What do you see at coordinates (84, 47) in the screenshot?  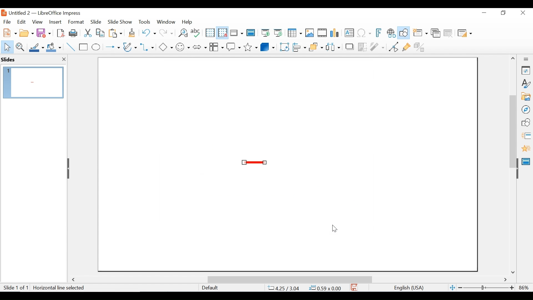 I see `Rectangle` at bounding box center [84, 47].